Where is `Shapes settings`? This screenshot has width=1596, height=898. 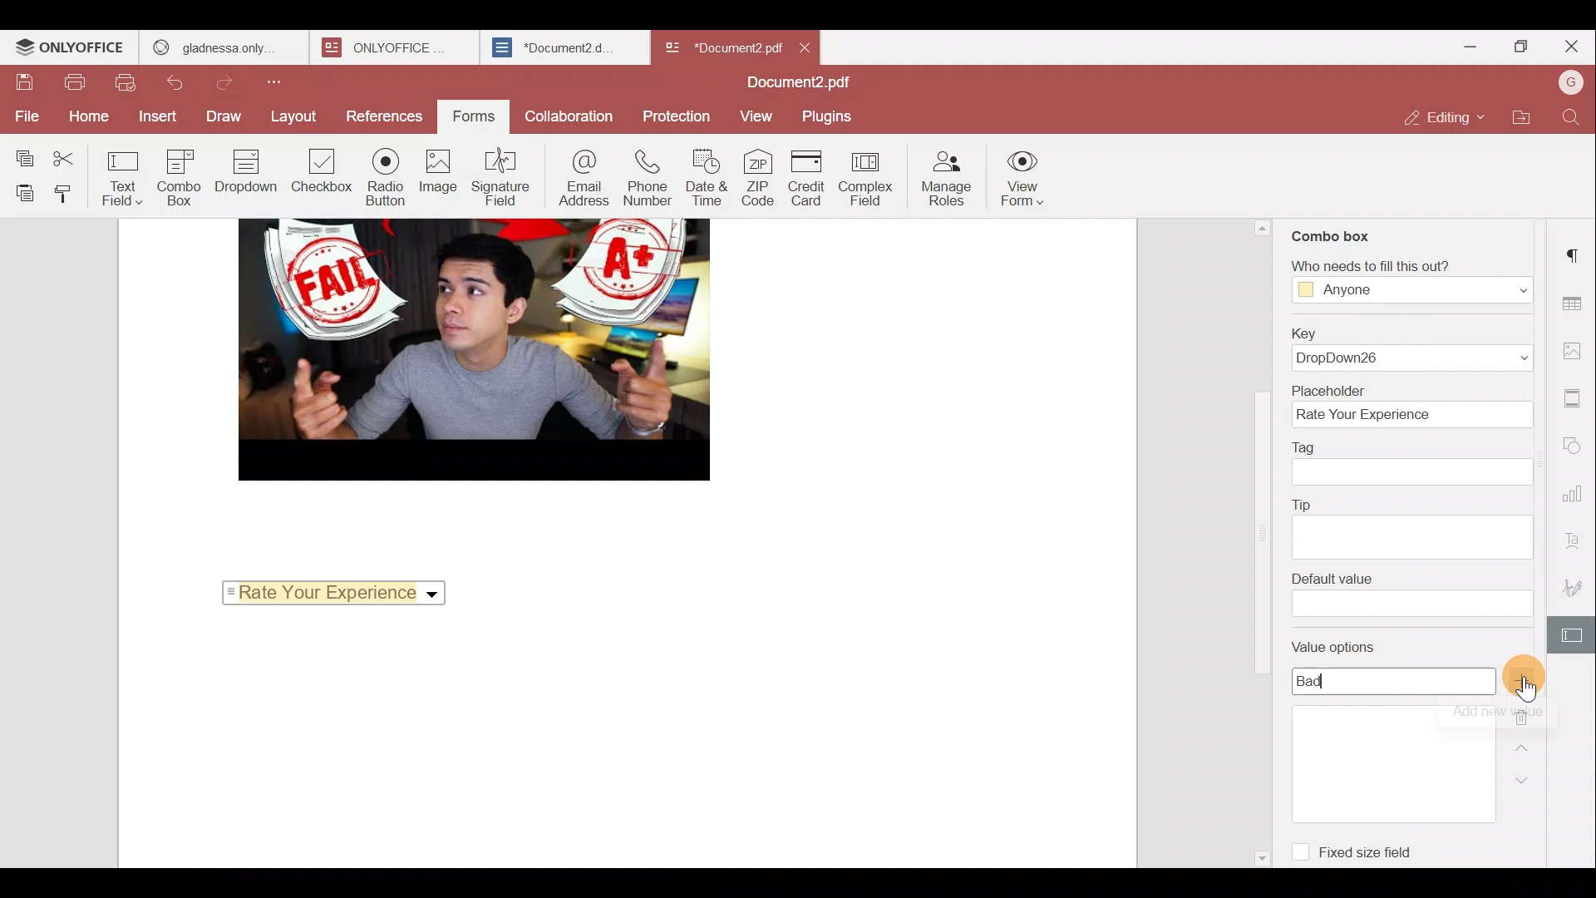
Shapes settings is located at coordinates (1577, 442).